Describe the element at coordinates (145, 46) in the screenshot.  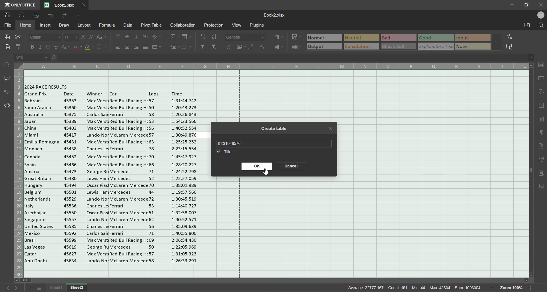
I see `justified` at that location.